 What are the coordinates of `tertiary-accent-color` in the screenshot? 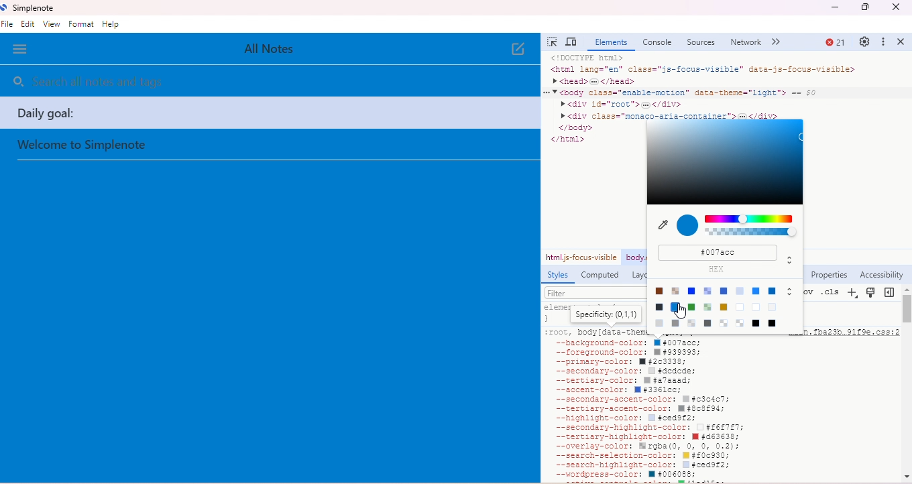 It's located at (637, 409).